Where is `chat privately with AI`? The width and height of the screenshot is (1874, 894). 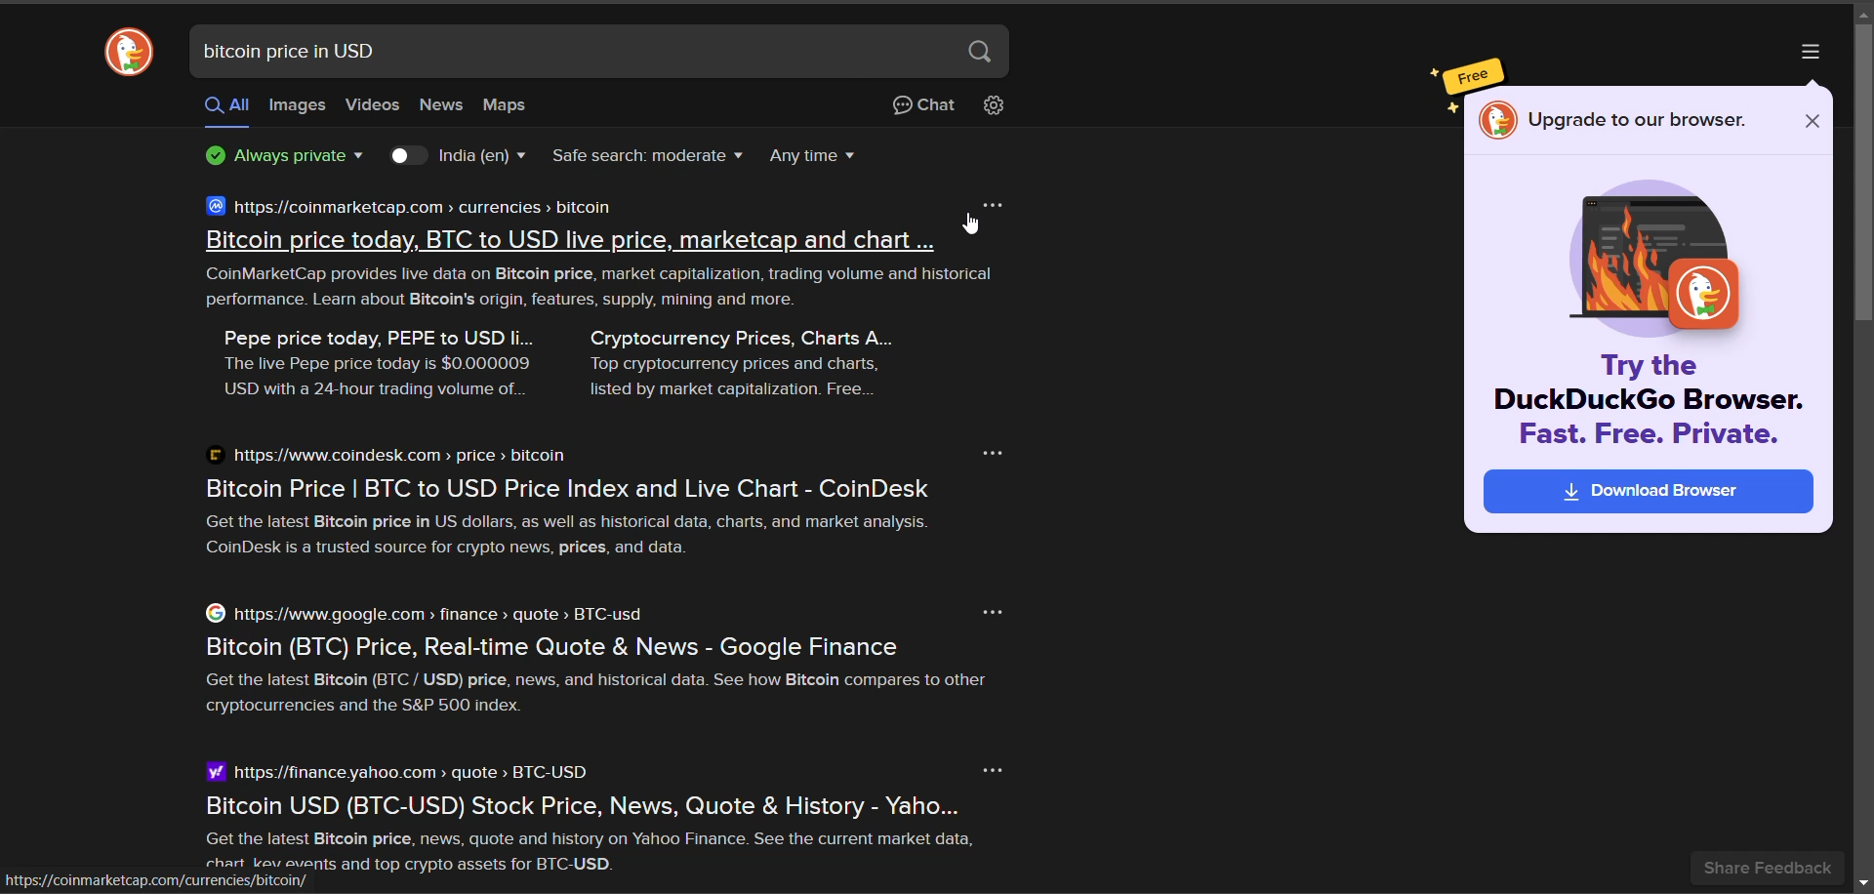 chat privately with AI is located at coordinates (918, 107).